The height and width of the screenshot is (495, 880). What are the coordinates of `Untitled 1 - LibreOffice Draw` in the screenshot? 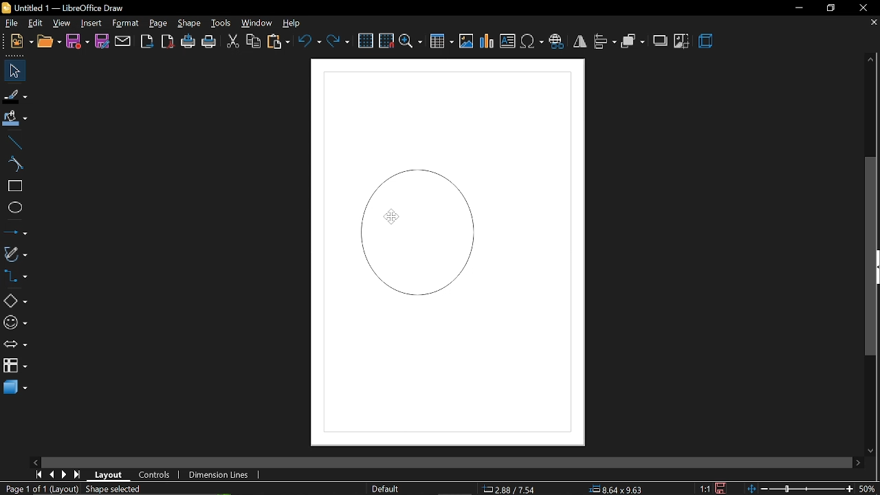 It's located at (64, 8).